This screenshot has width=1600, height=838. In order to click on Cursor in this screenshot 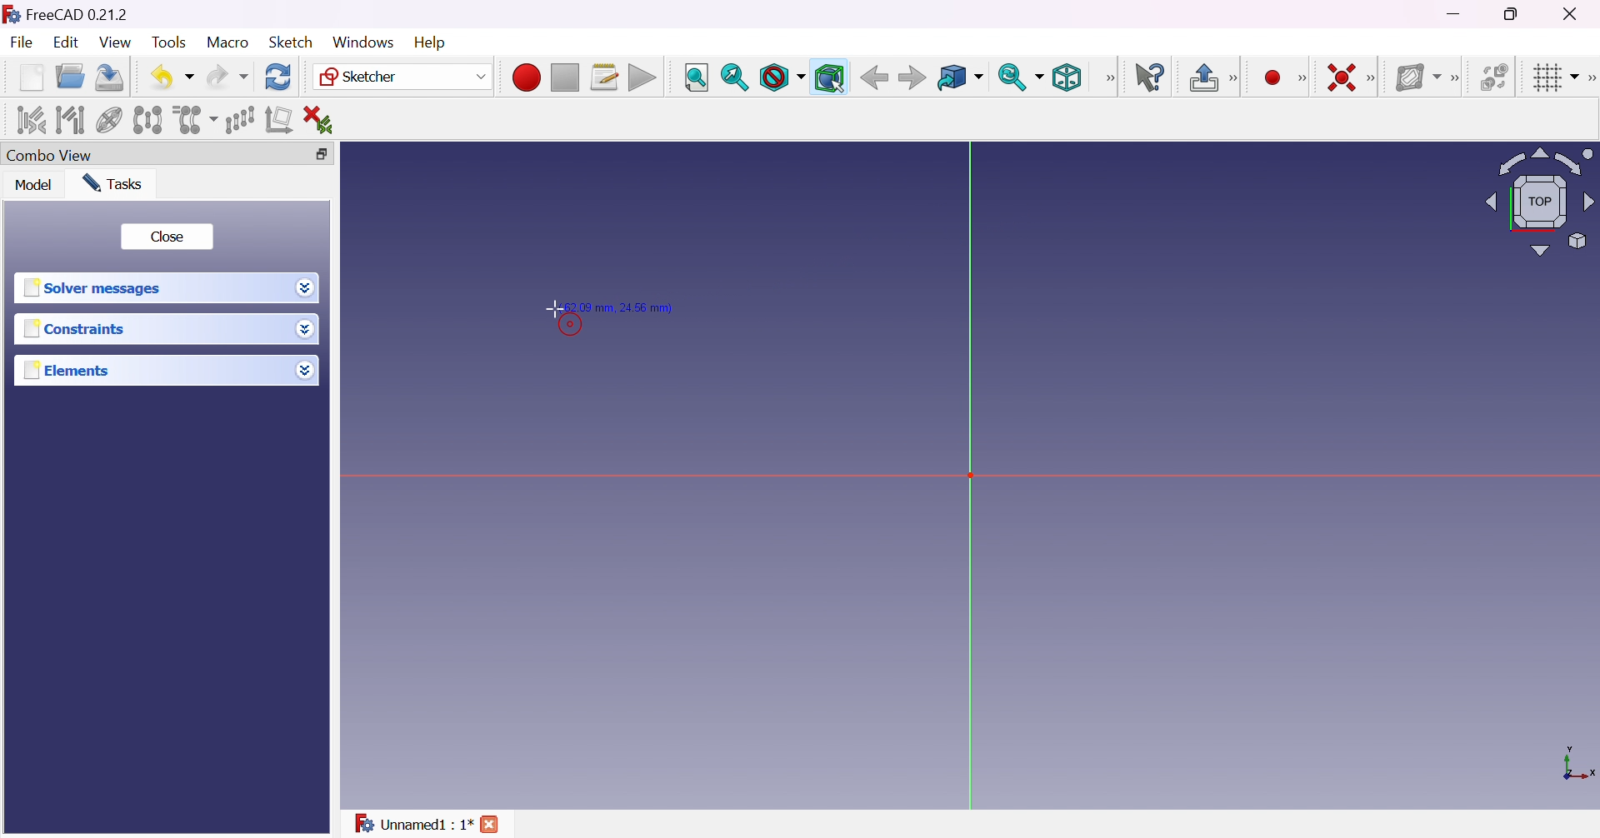, I will do `click(554, 306)`.